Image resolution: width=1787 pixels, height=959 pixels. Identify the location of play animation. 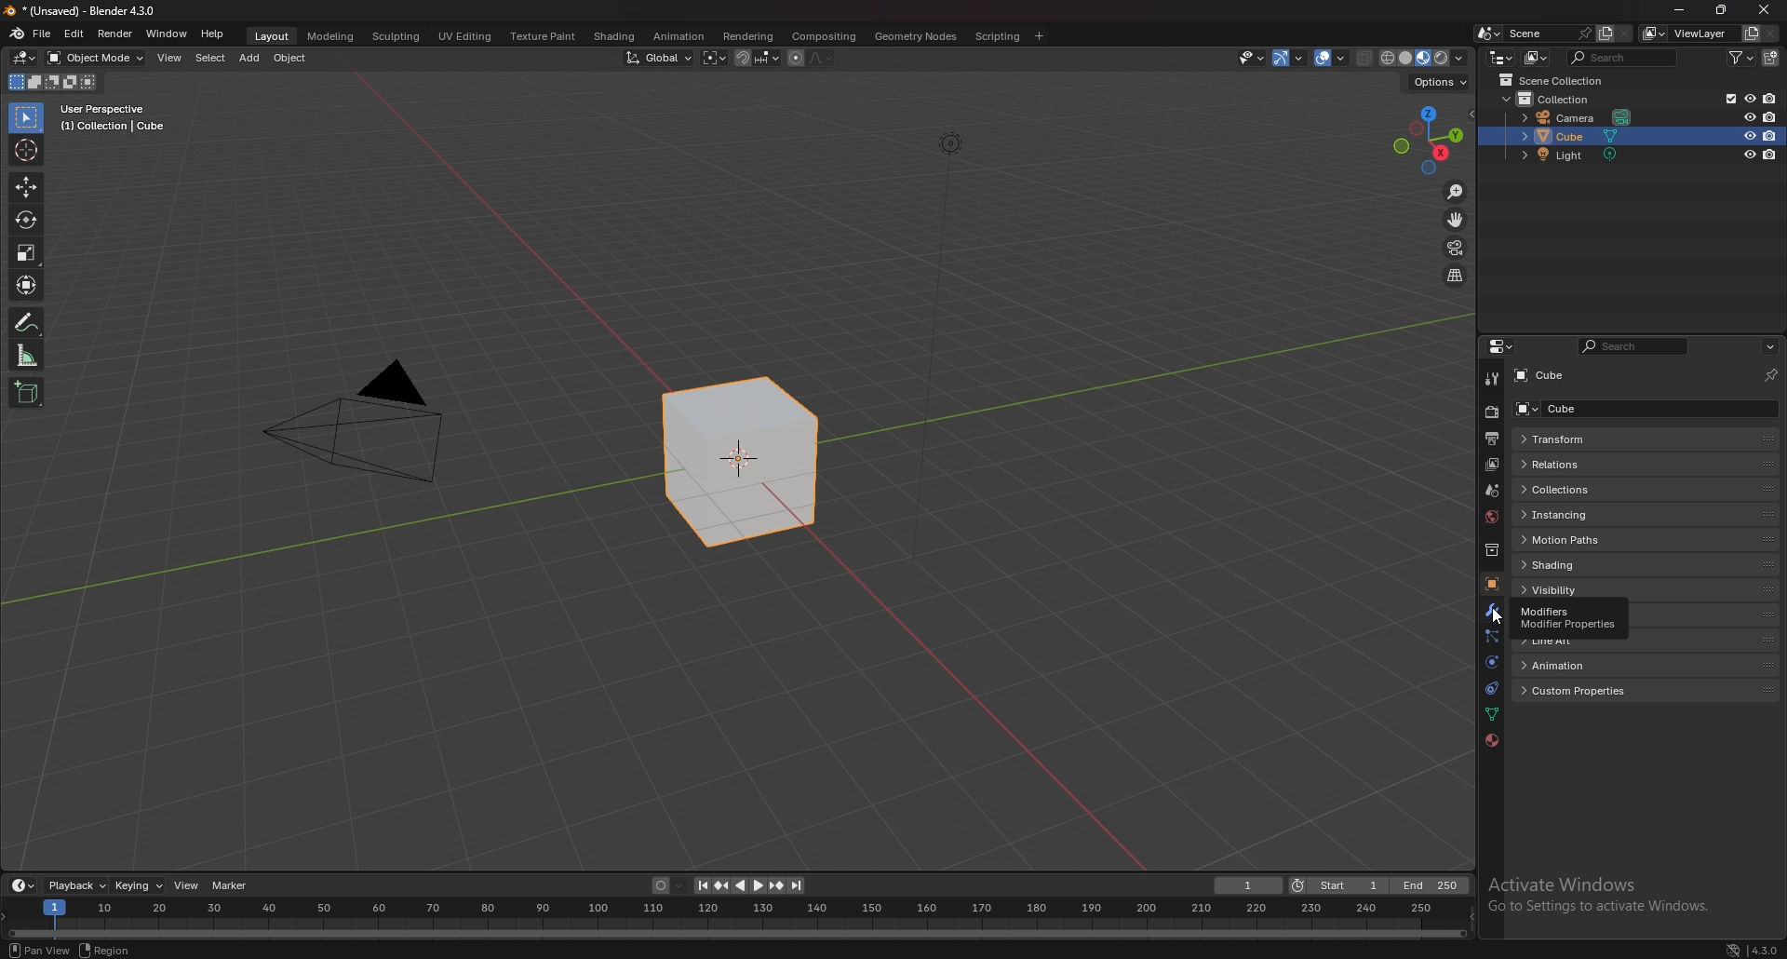
(750, 885).